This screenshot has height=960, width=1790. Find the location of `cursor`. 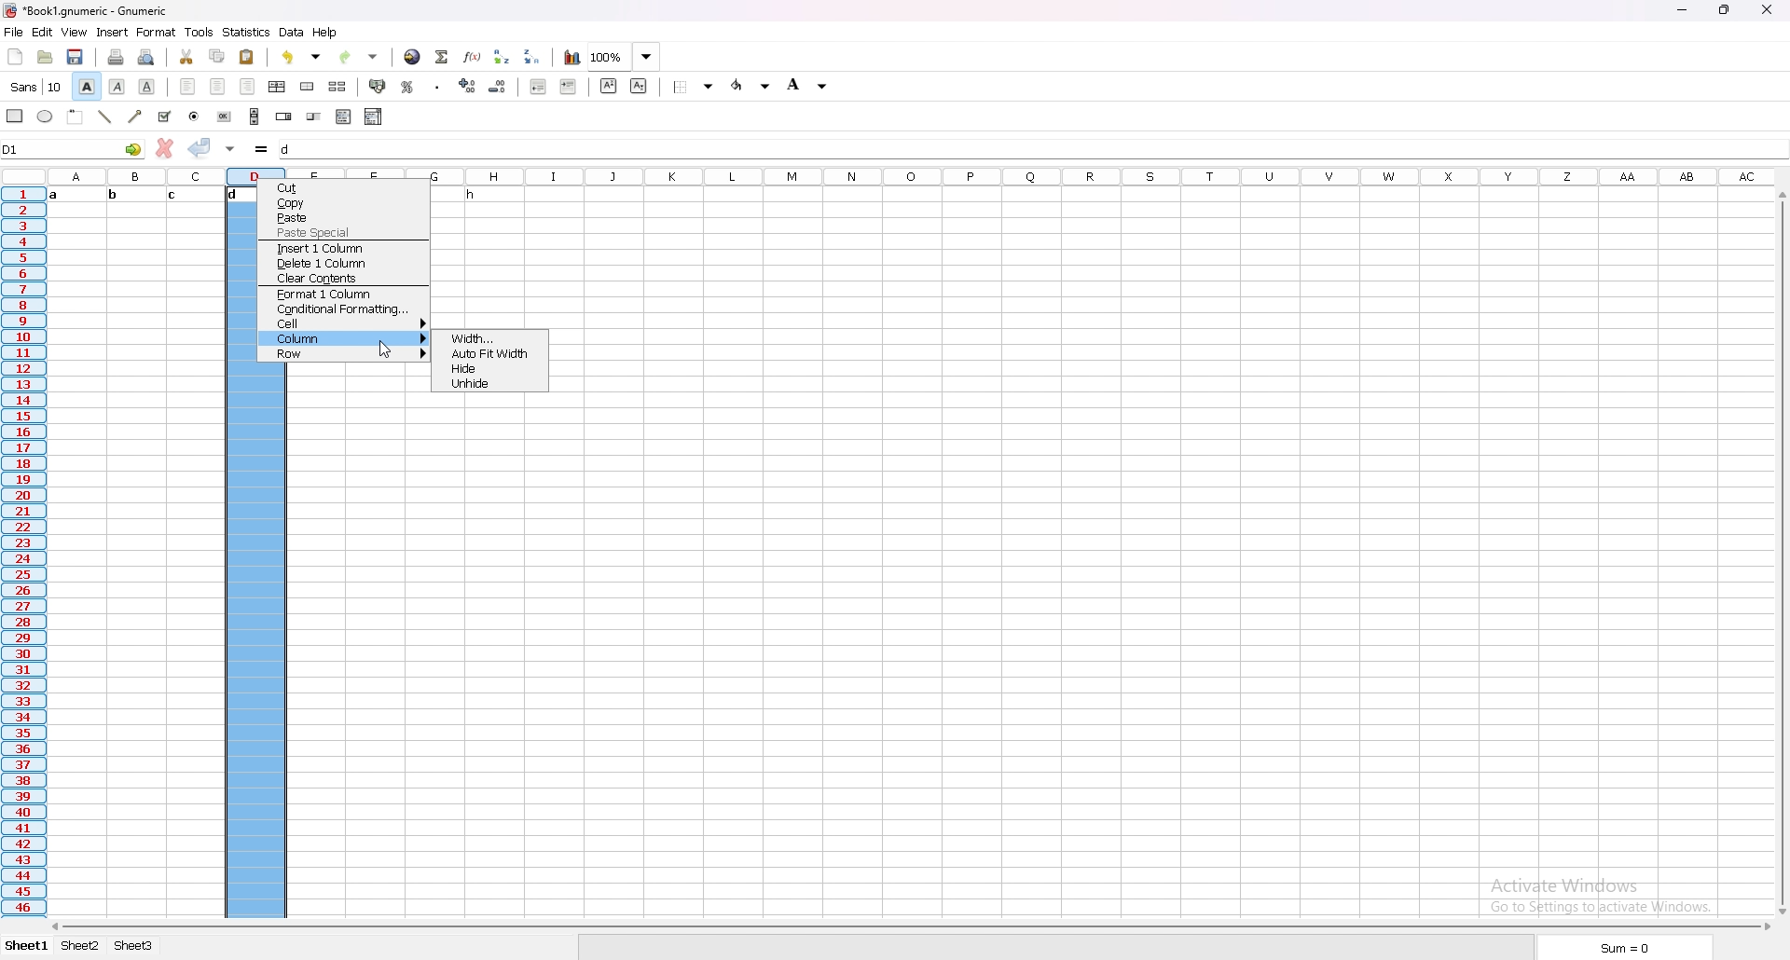

cursor is located at coordinates (384, 348).